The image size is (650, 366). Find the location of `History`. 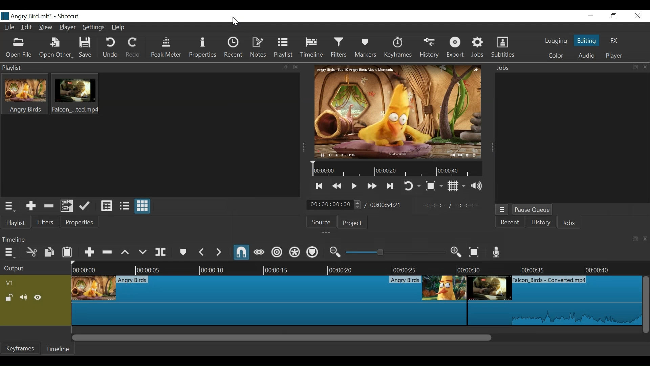

History is located at coordinates (430, 48).